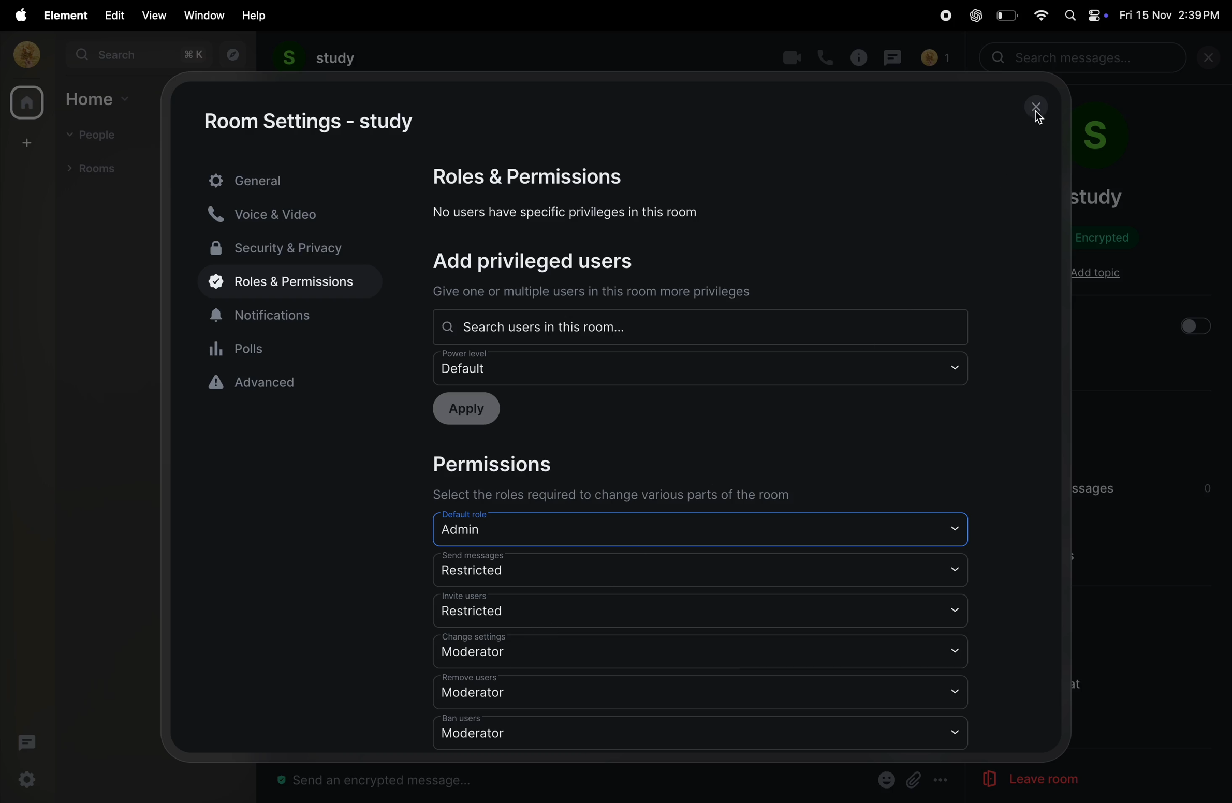  Describe the element at coordinates (942, 781) in the screenshot. I see `more options` at that location.